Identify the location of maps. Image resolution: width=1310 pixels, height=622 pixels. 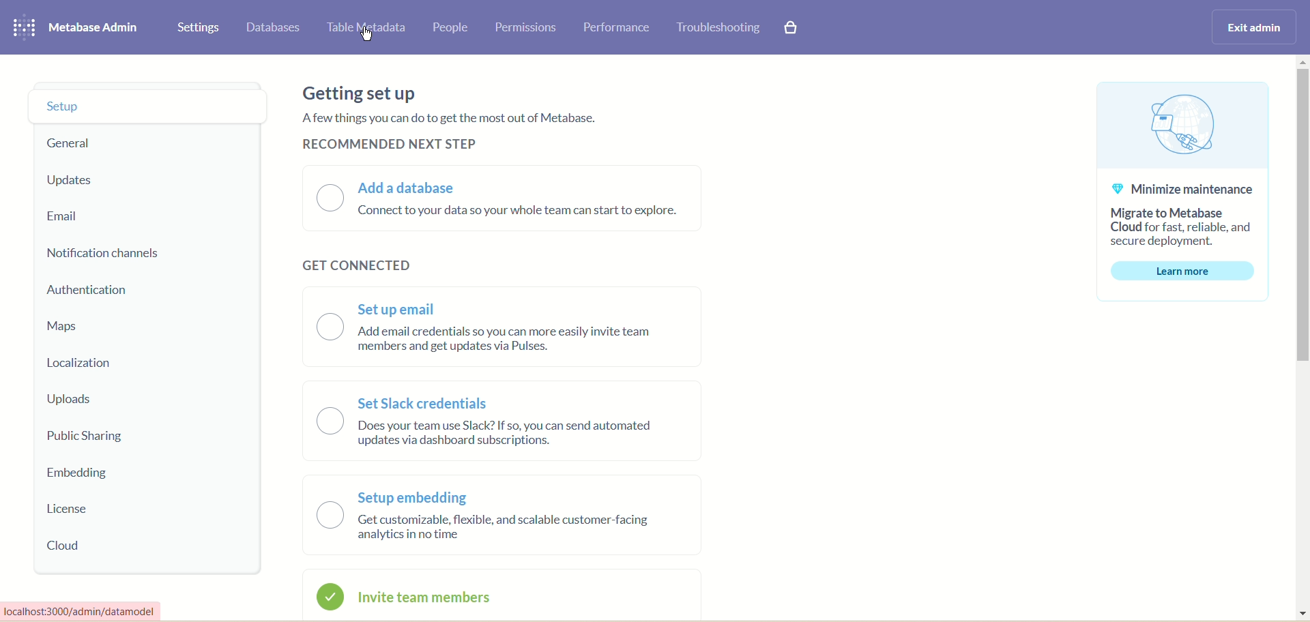
(63, 327).